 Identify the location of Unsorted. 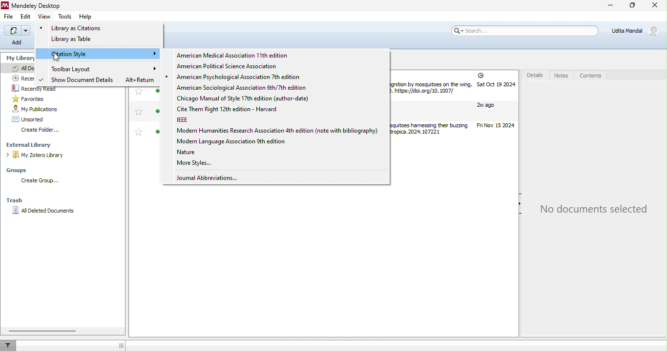
(34, 119).